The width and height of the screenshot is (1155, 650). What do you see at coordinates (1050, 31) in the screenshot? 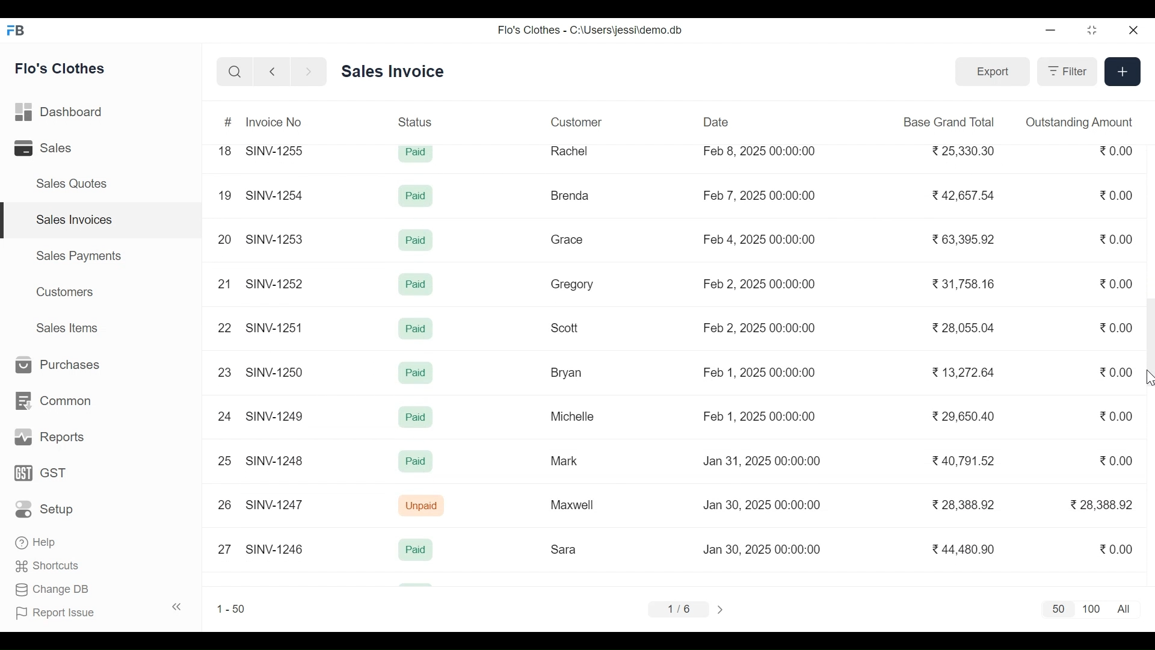
I see `Minimize` at bounding box center [1050, 31].